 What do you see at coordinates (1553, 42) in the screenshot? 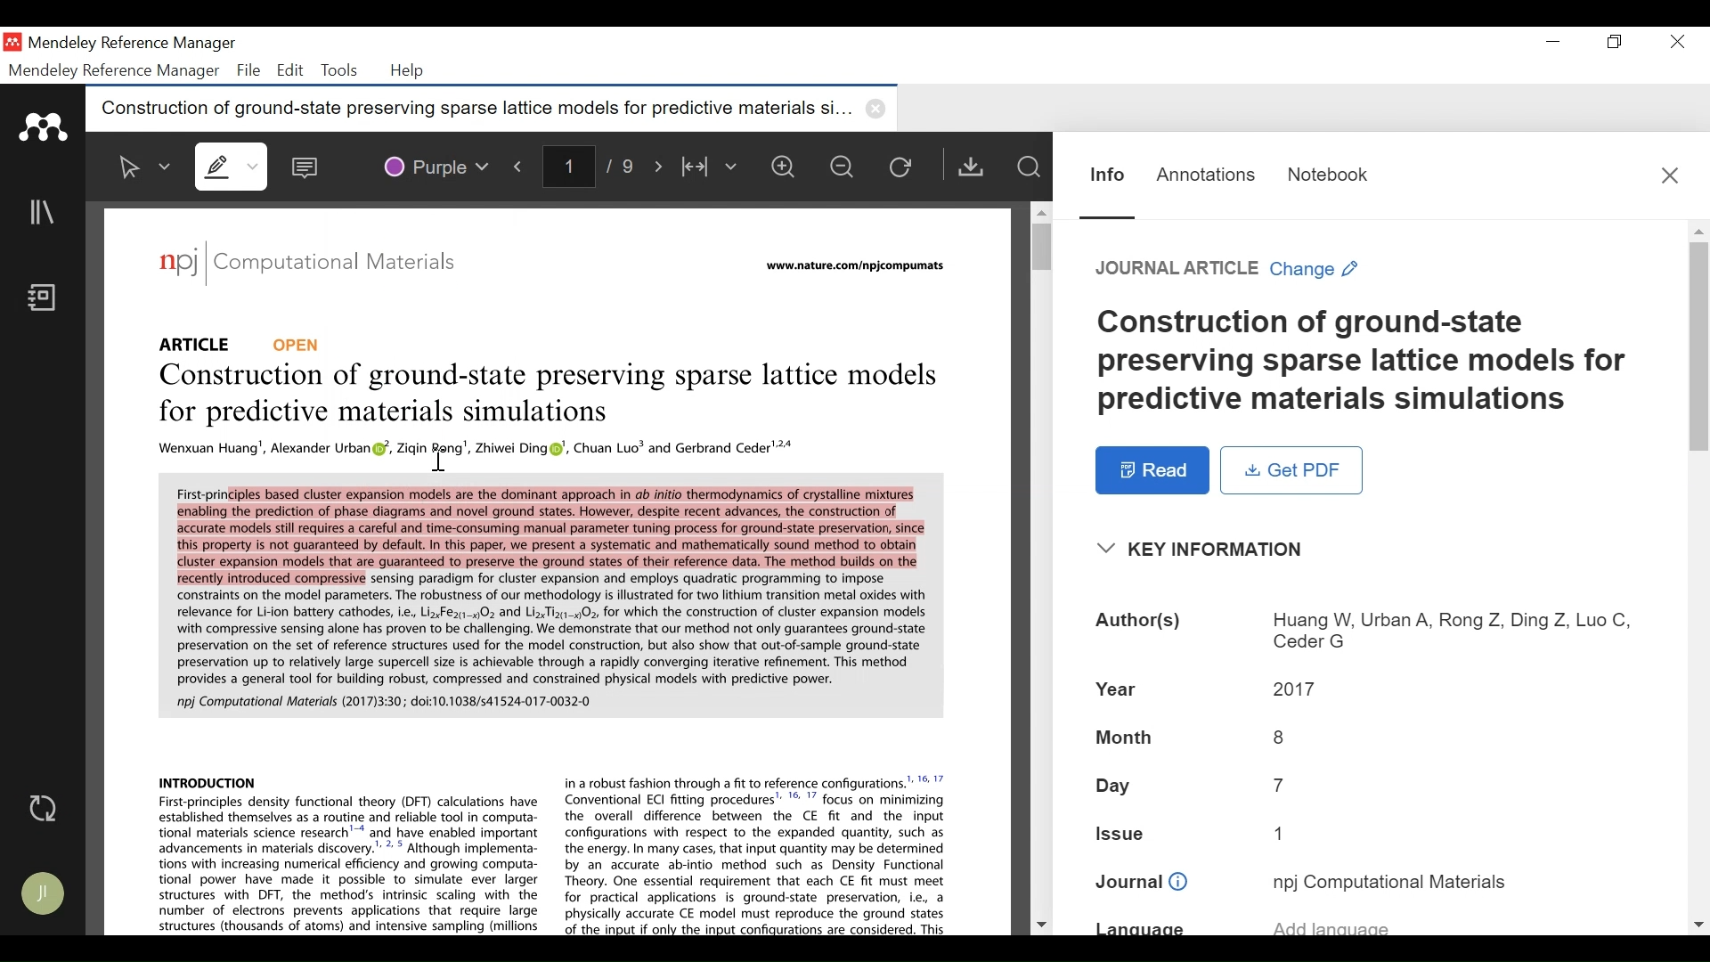
I see `minimize` at bounding box center [1553, 42].